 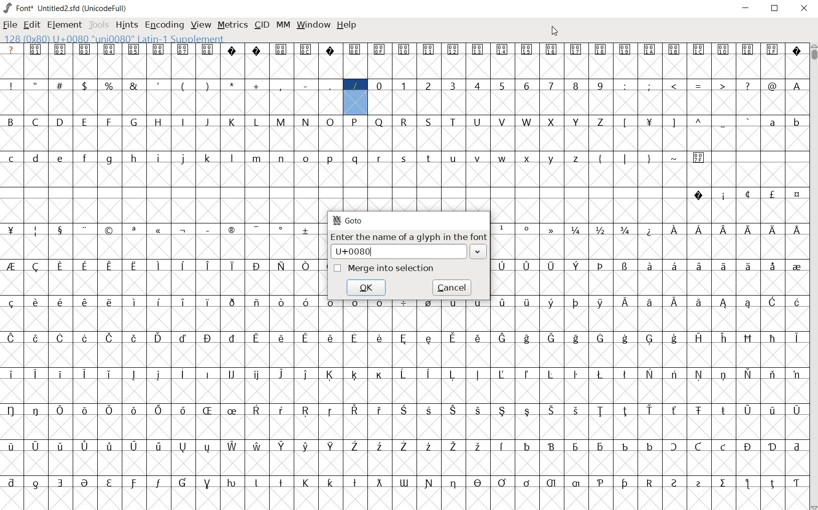 What do you see at coordinates (281, 122) in the screenshot?
I see `glyph` at bounding box center [281, 122].